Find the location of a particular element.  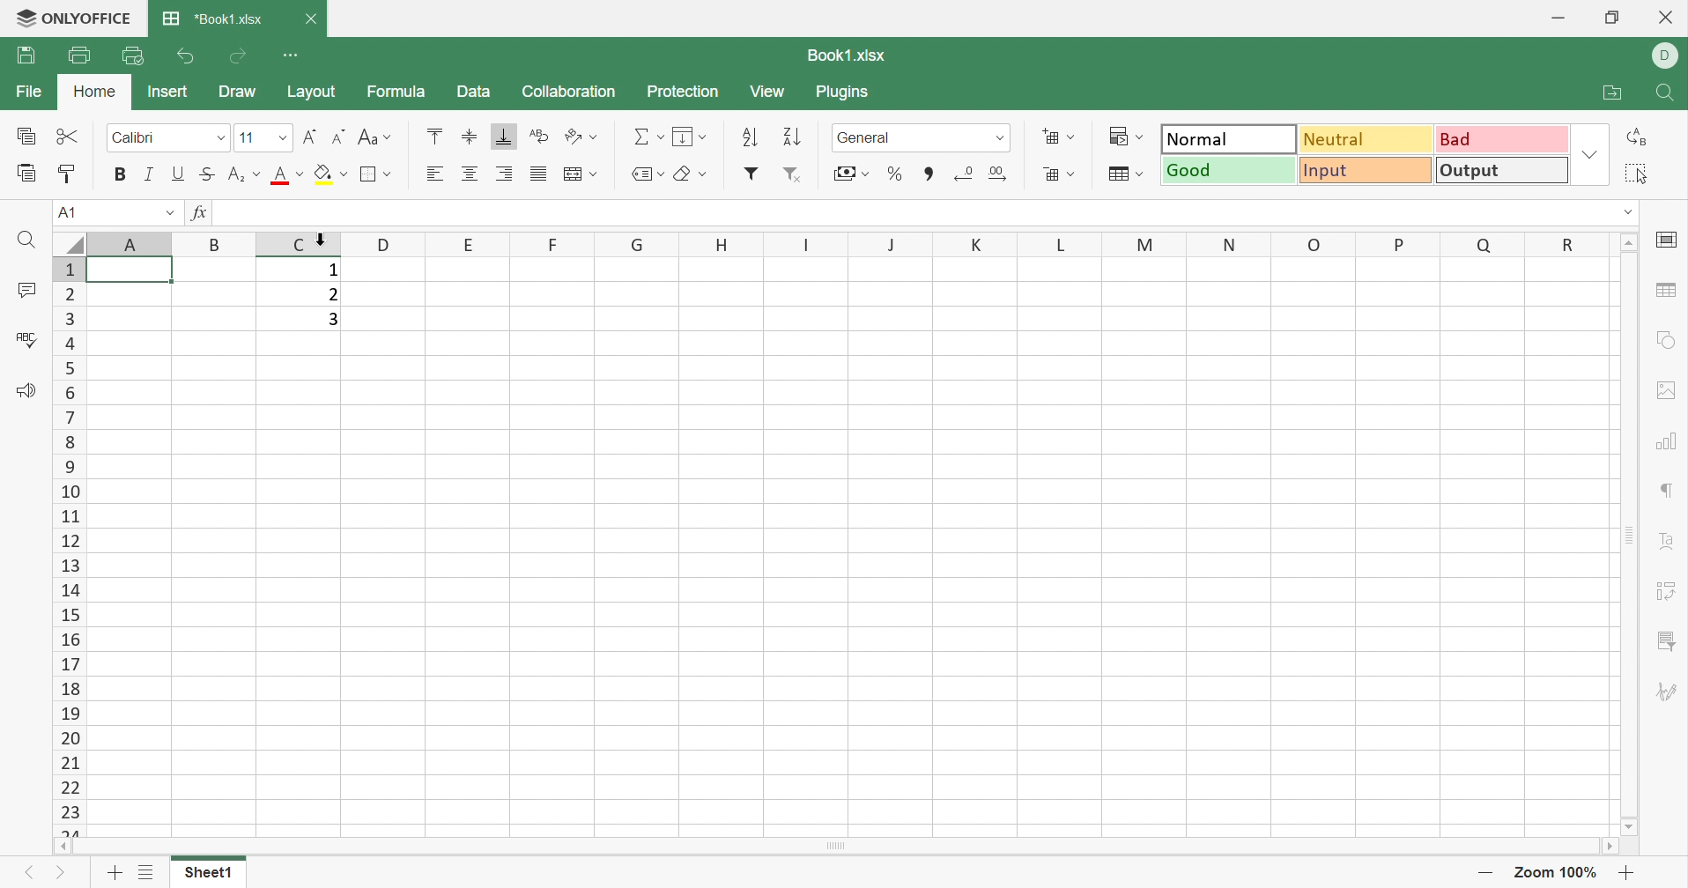

ONLYOFFICE is located at coordinates (75, 18).